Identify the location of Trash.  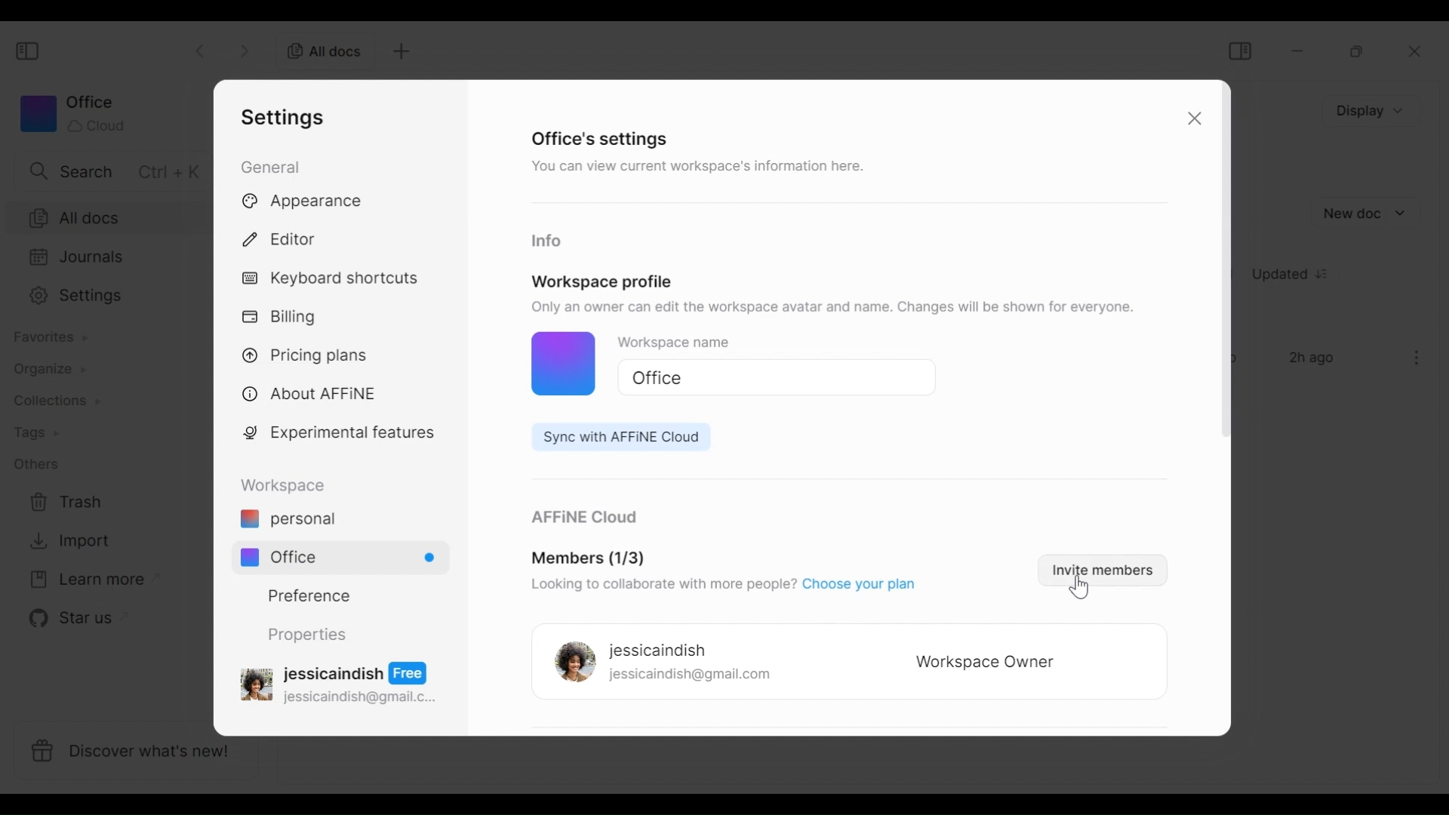
(66, 503).